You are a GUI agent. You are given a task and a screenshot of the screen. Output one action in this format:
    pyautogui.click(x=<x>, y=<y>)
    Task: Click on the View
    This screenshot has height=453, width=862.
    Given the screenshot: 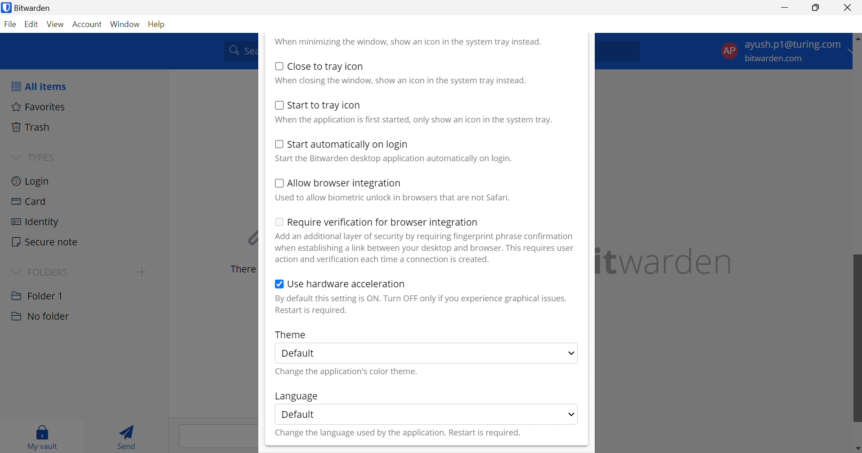 What is the action you would take?
    pyautogui.click(x=57, y=24)
    